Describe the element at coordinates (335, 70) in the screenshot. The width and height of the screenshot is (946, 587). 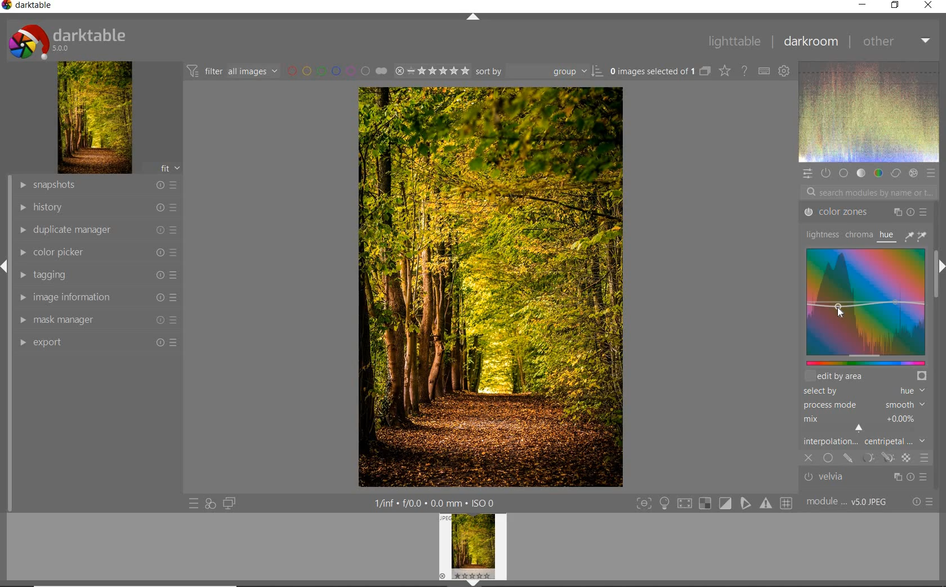
I see `FILTER BY IMAGE COLOR LABEL` at that location.